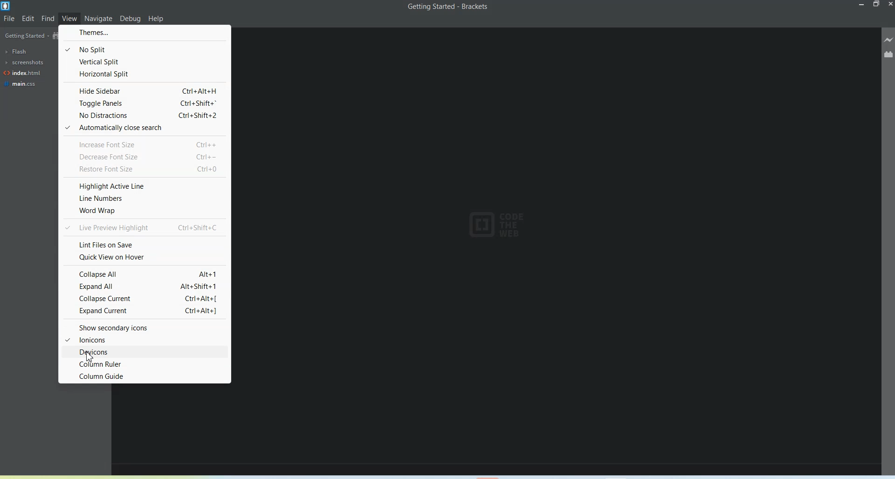  Describe the element at coordinates (499, 225) in the screenshot. I see `Code the Web` at that location.